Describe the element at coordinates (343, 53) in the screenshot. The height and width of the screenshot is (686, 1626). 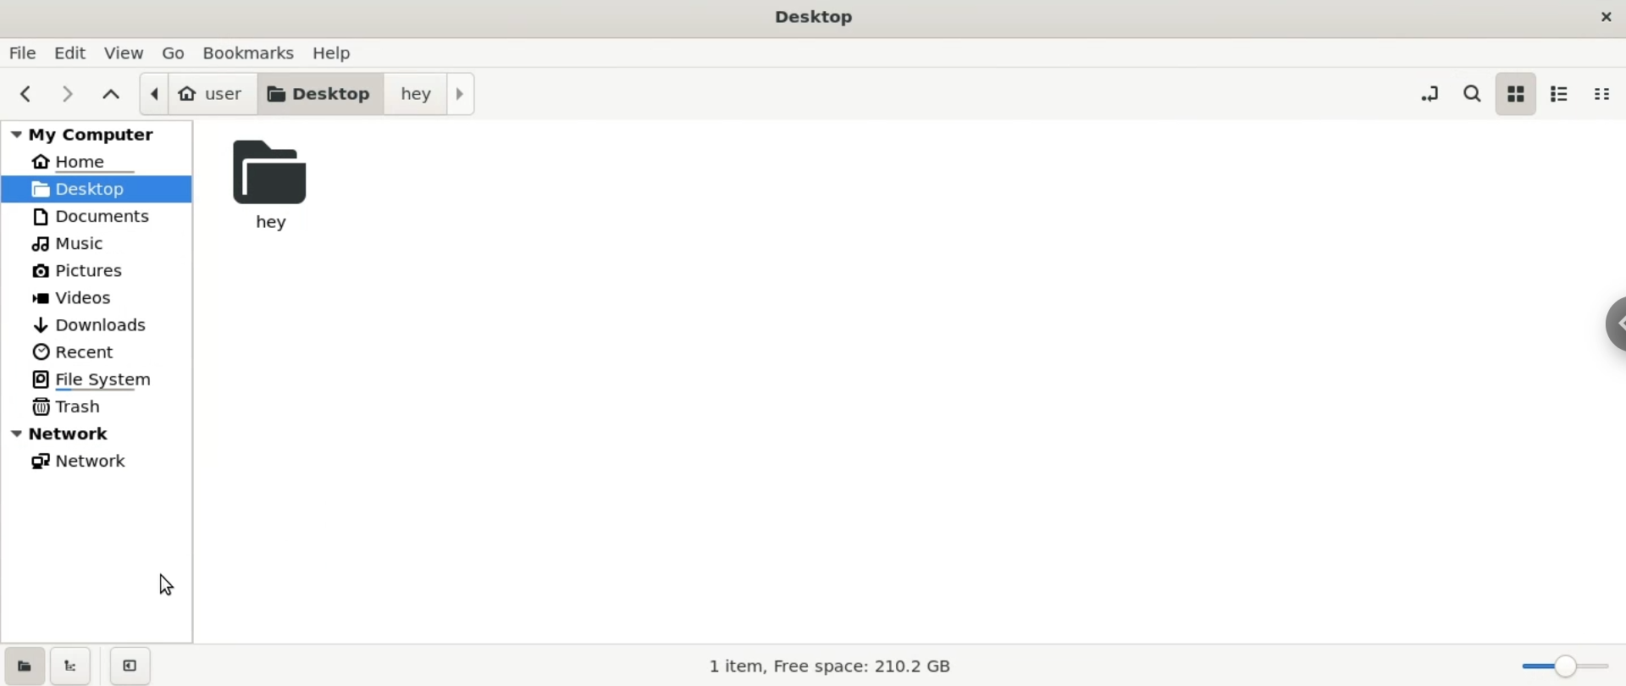
I see `help` at that location.